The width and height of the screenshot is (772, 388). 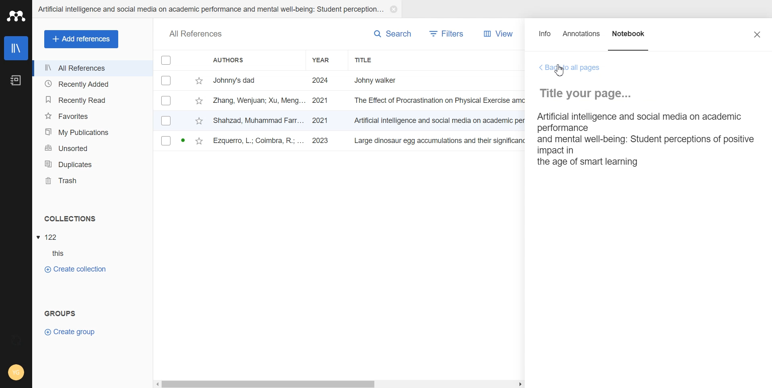 What do you see at coordinates (92, 164) in the screenshot?
I see `Duplicates` at bounding box center [92, 164].